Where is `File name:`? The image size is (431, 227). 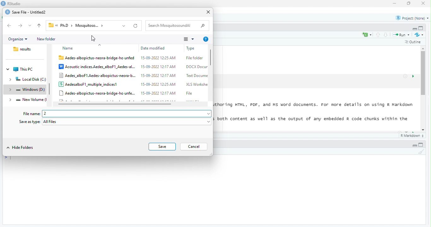
File name: is located at coordinates (32, 114).